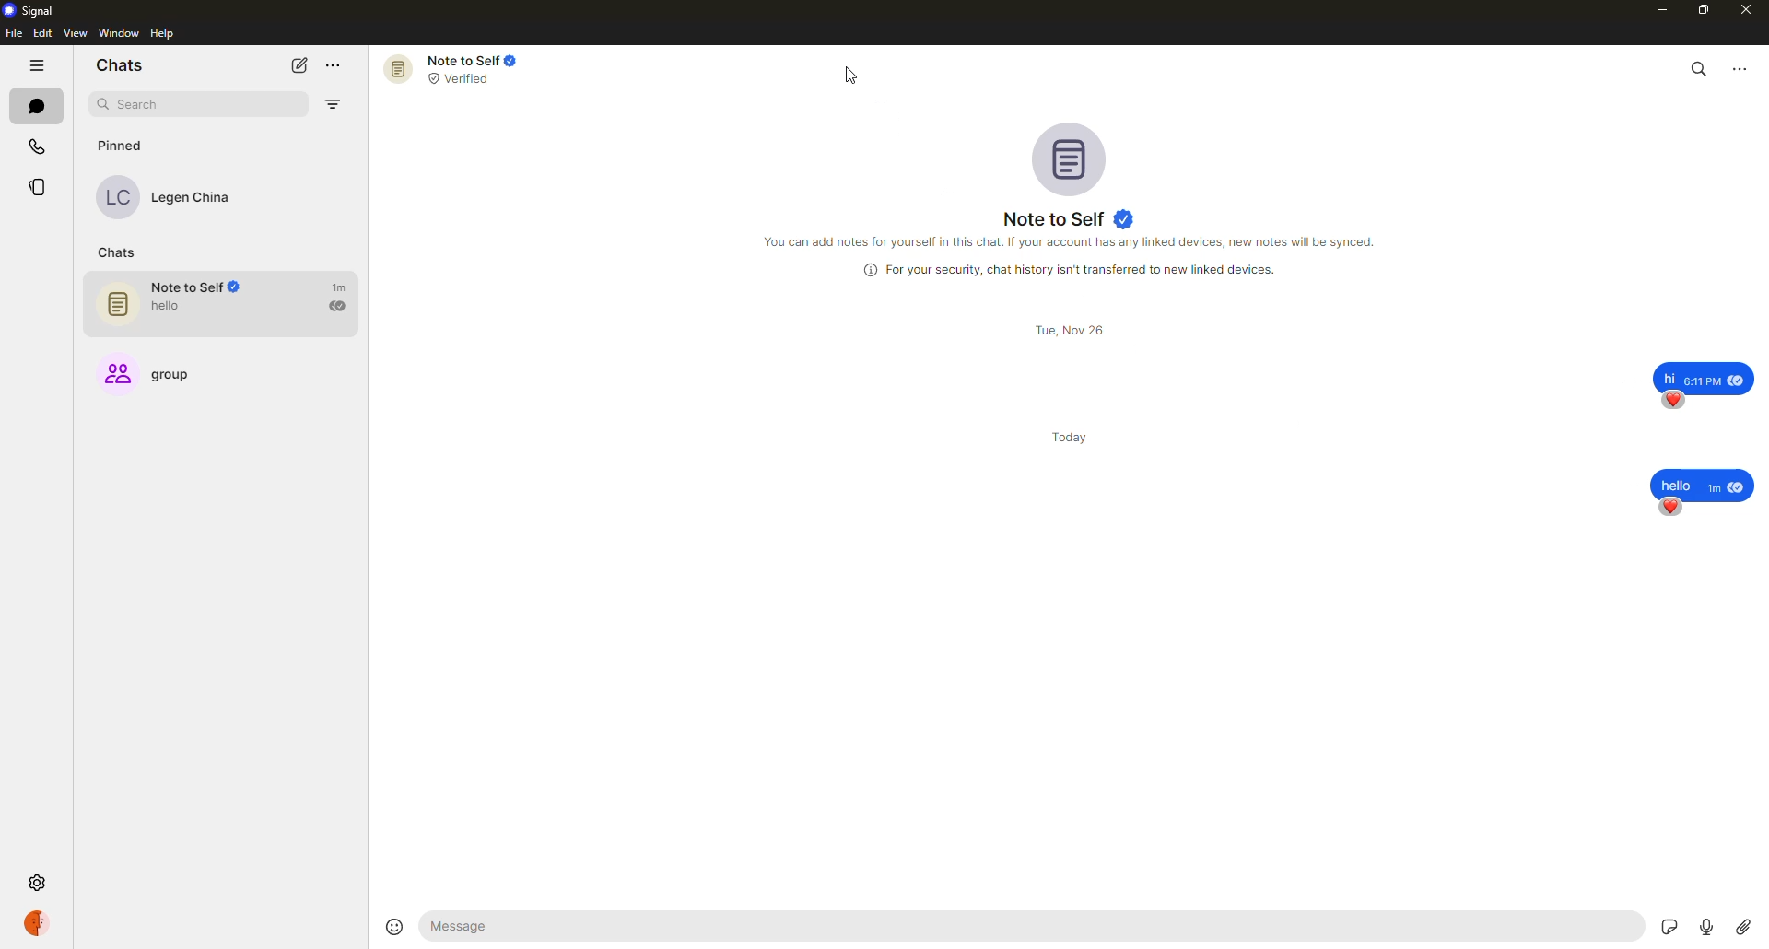 The image size is (1769, 949). I want to click on maximize, so click(1701, 12).